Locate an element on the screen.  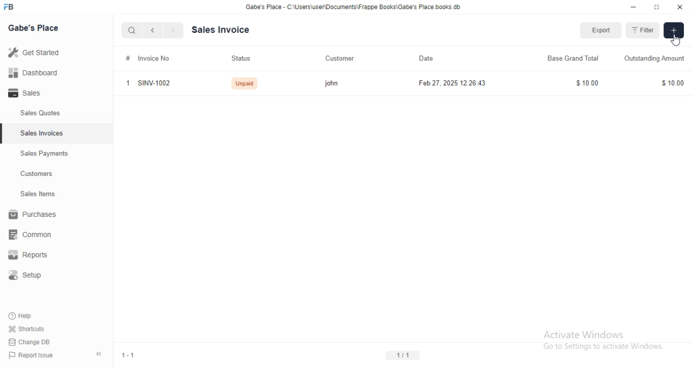
Setup is located at coordinates (31, 277).